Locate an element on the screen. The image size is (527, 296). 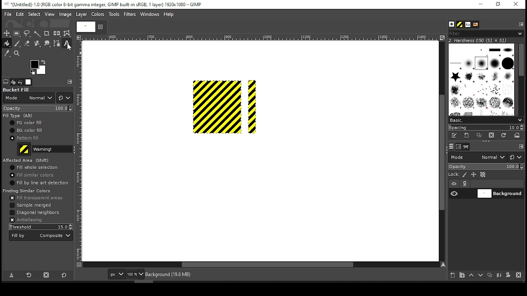
duplicate this brush is located at coordinates (481, 135).